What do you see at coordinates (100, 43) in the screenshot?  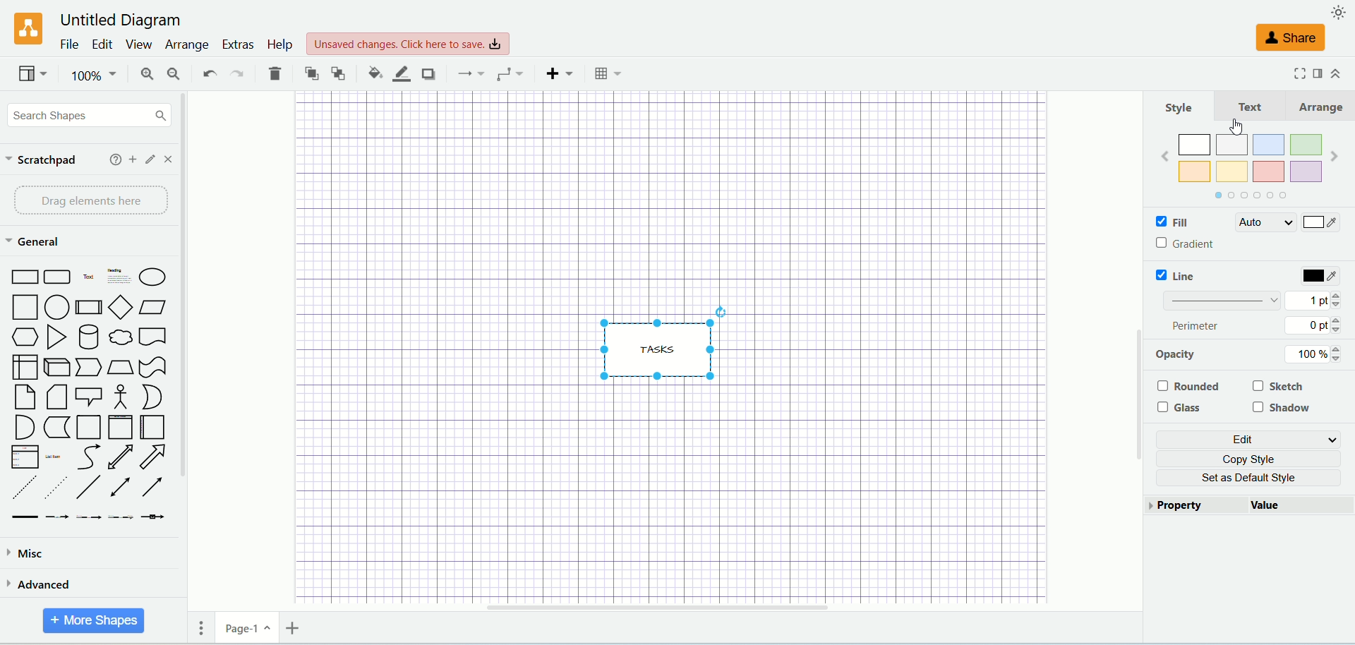 I see `edit` at bounding box center [100, 43].